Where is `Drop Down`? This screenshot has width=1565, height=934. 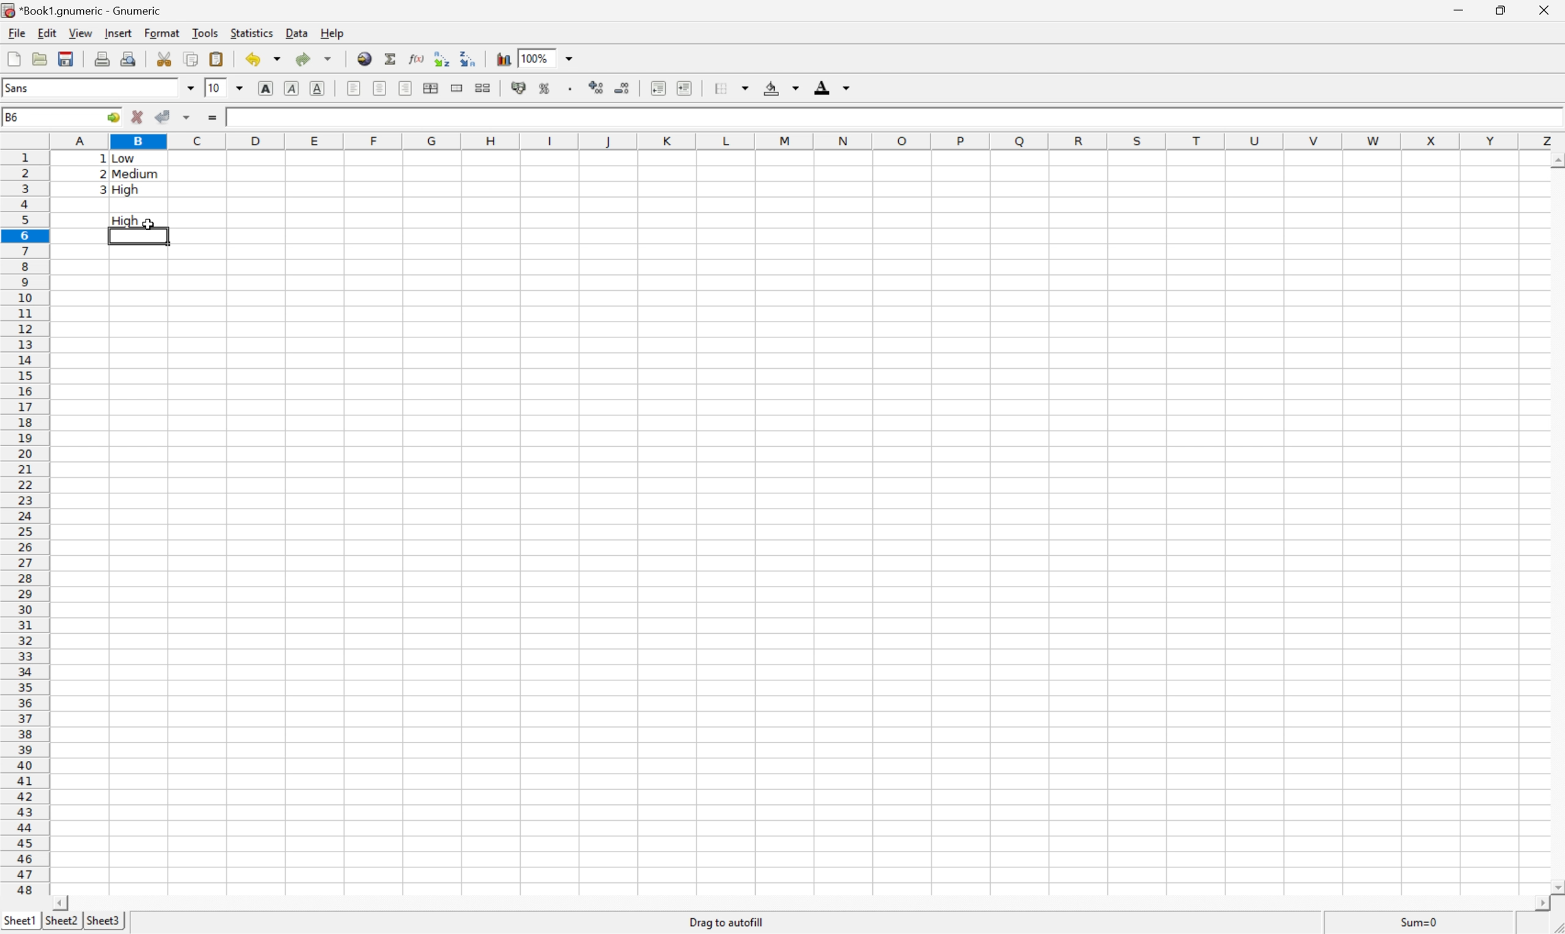 Drop Down is located at coordinates (190, 88).